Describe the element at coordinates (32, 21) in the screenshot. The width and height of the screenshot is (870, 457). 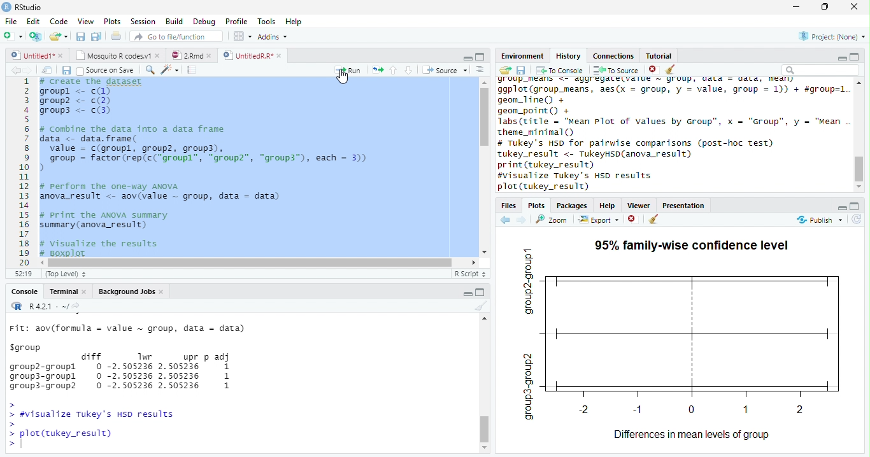
I see `Edit` at that location.